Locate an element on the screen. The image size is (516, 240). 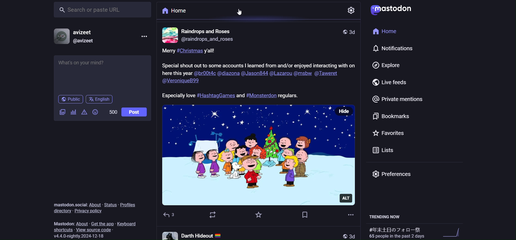
image is located at coordinates (245, 155).